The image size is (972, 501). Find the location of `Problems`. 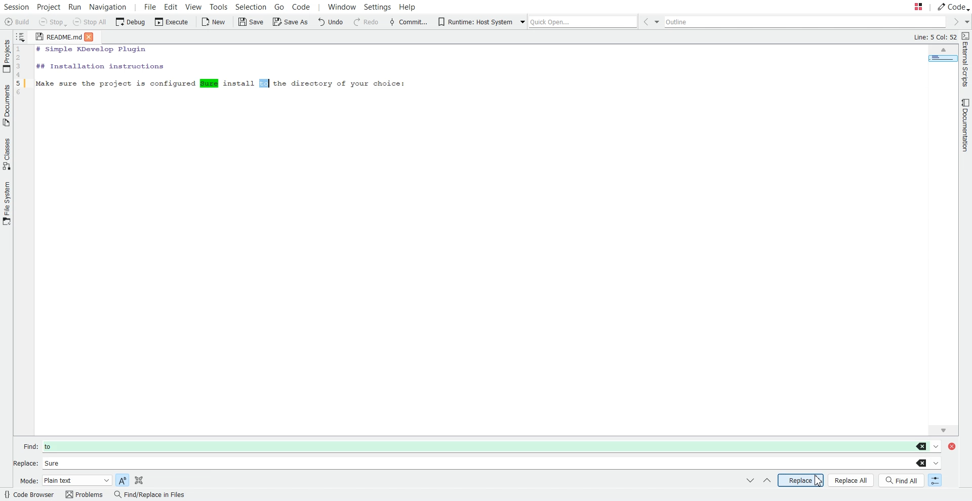

Problems is located at coordinates (84, 495).